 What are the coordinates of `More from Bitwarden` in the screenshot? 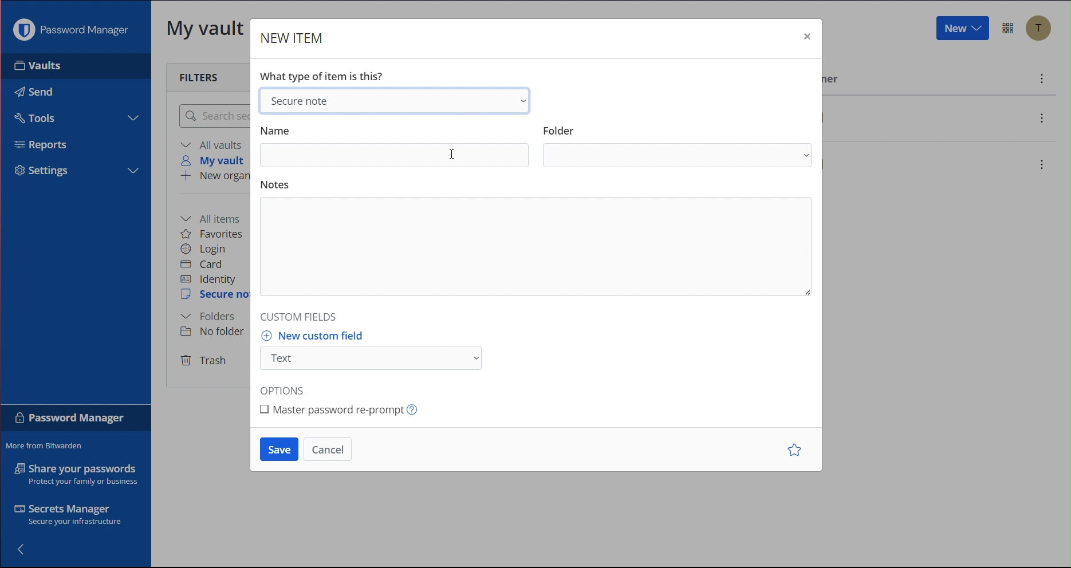 It's located at (55, 445).